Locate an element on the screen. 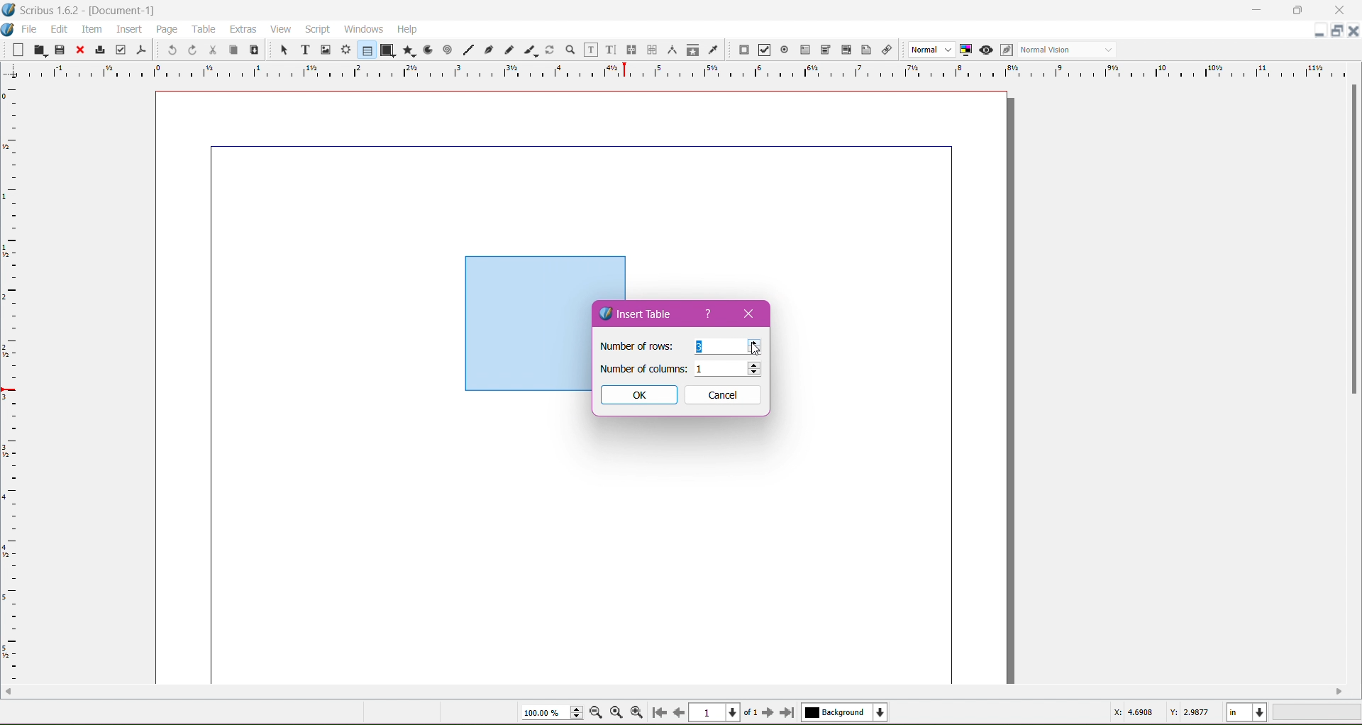 The width and height of the screenshot is (1362, 725). help is located at coordinates (710, 316).